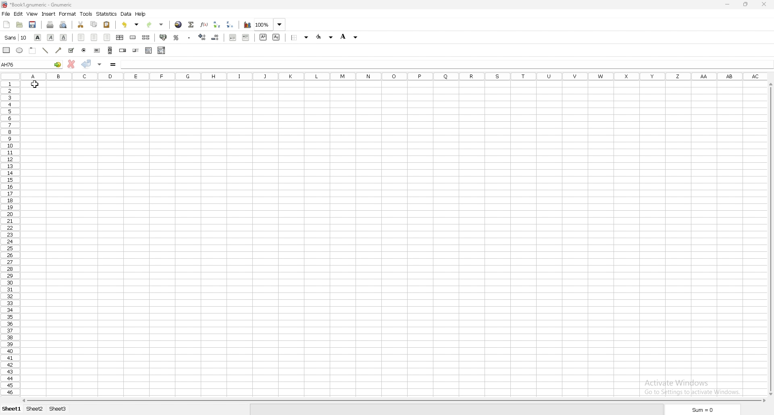 The image size is (774, 415). What do you see at coordinates (120, 37) in the screenshot?
I see `center horizontally` at bounding box center [120, 37].